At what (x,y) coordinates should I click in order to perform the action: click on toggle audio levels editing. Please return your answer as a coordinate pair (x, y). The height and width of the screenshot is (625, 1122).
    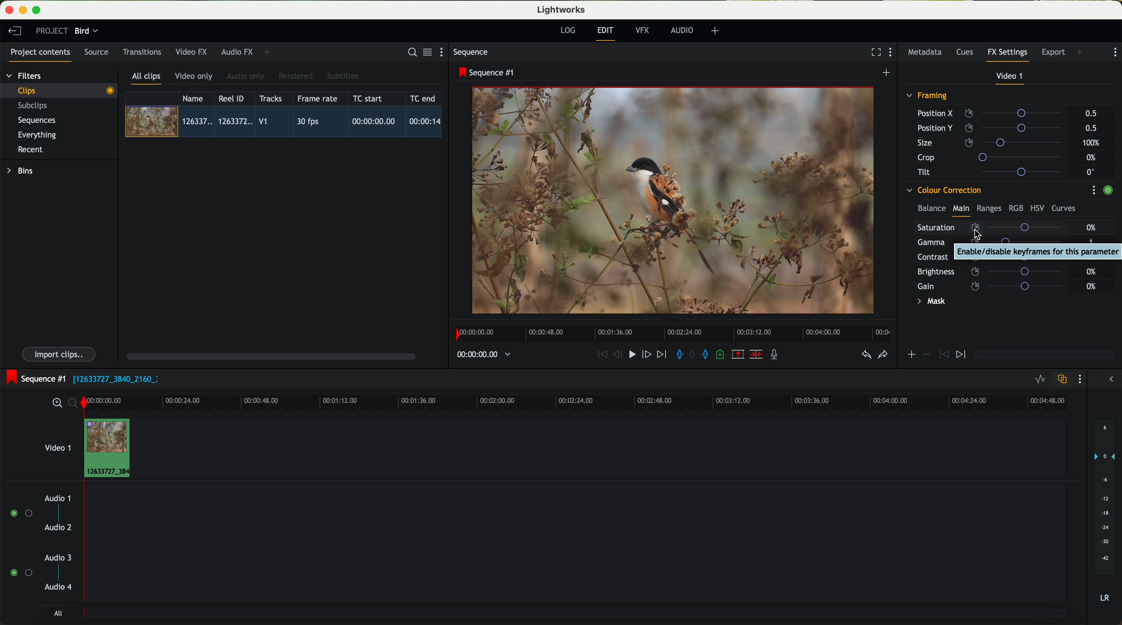
    Looking at the image, I should click on (1040, 380).